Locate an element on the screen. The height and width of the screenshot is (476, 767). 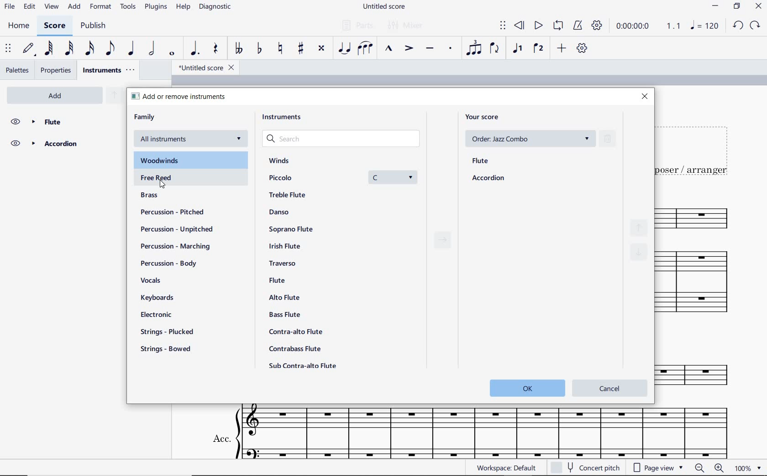
rest is located at coordinates (215, 49).